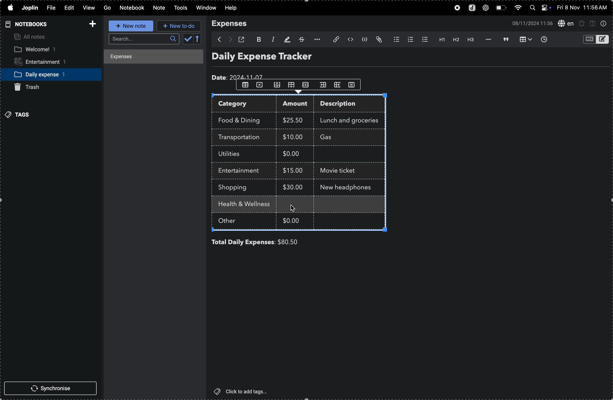 The width and height of the screenshot is (613, 400). What do you see at coordinates (301, 39) in the screenshot?
I see `strike through` at bounding box center [301, 39].